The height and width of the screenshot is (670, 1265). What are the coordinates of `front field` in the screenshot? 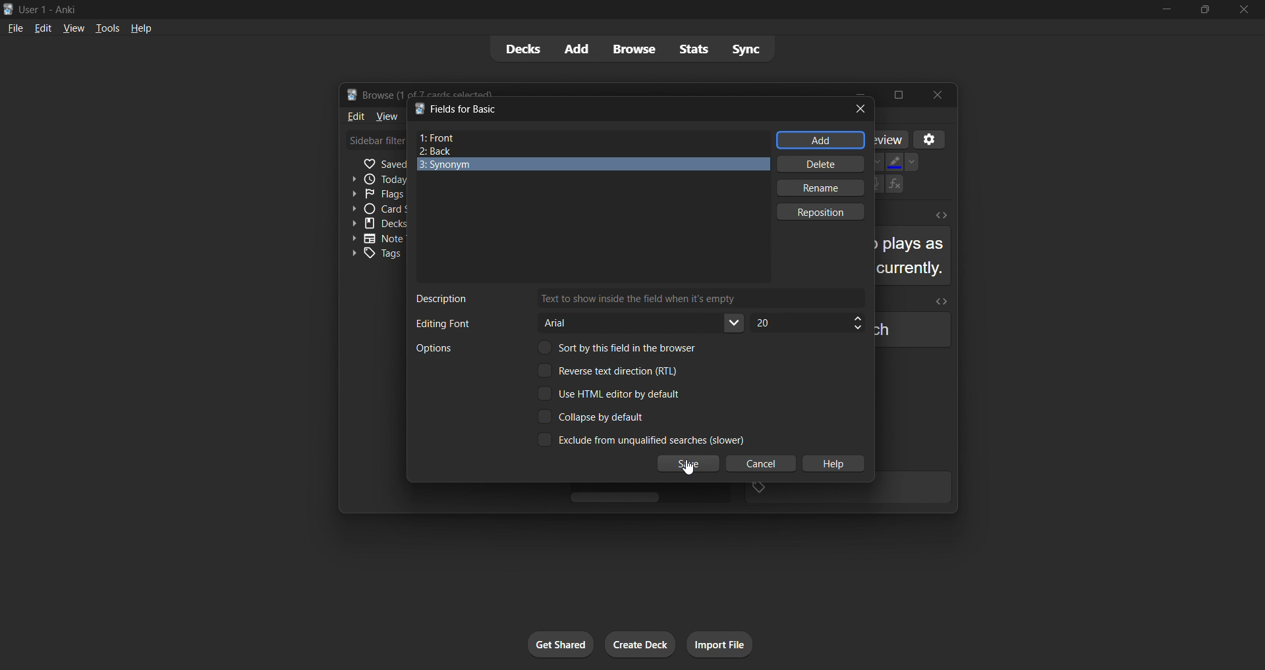 It's located at (594, 136).